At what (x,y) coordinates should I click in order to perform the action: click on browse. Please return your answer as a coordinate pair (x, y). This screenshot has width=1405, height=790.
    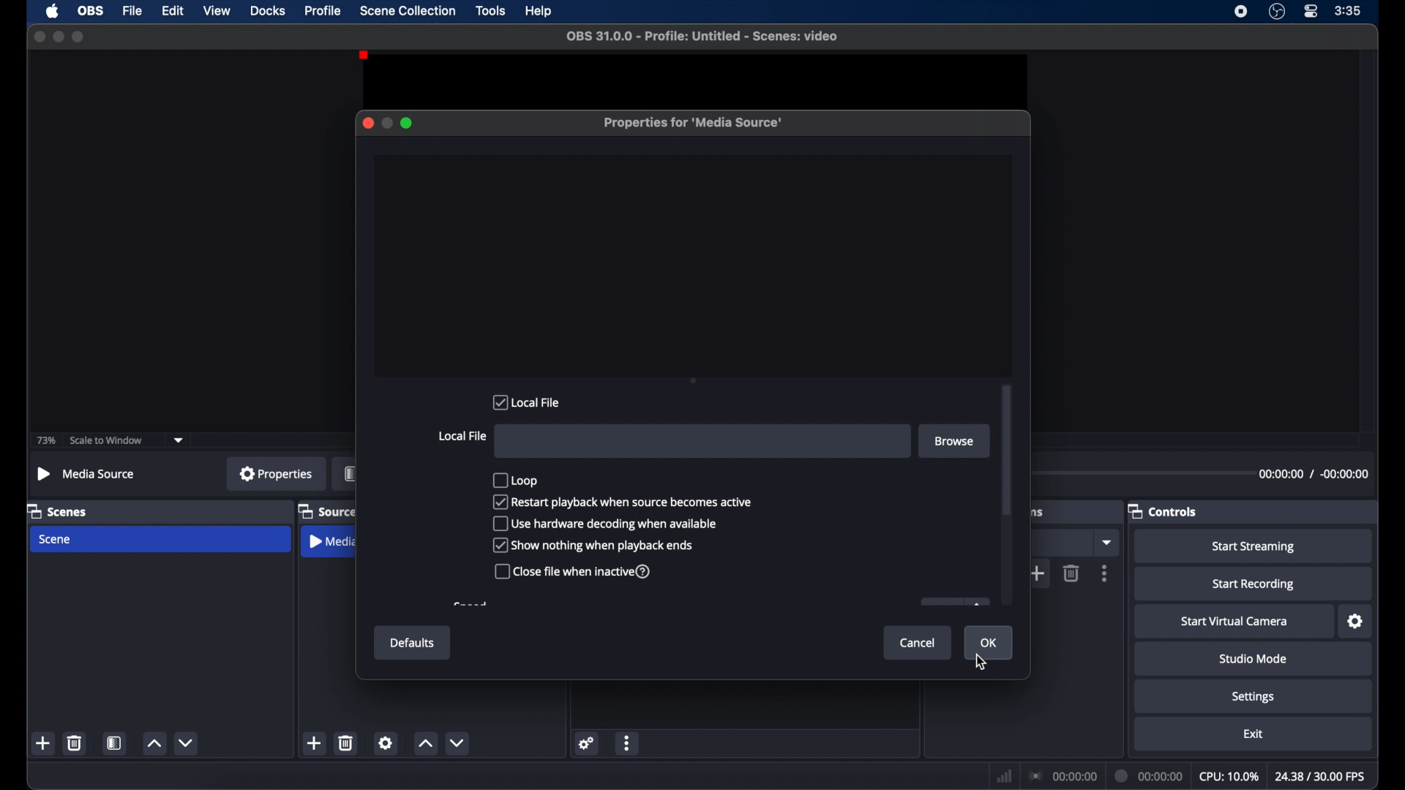
    Looking at the image, I should click on (954, 441).